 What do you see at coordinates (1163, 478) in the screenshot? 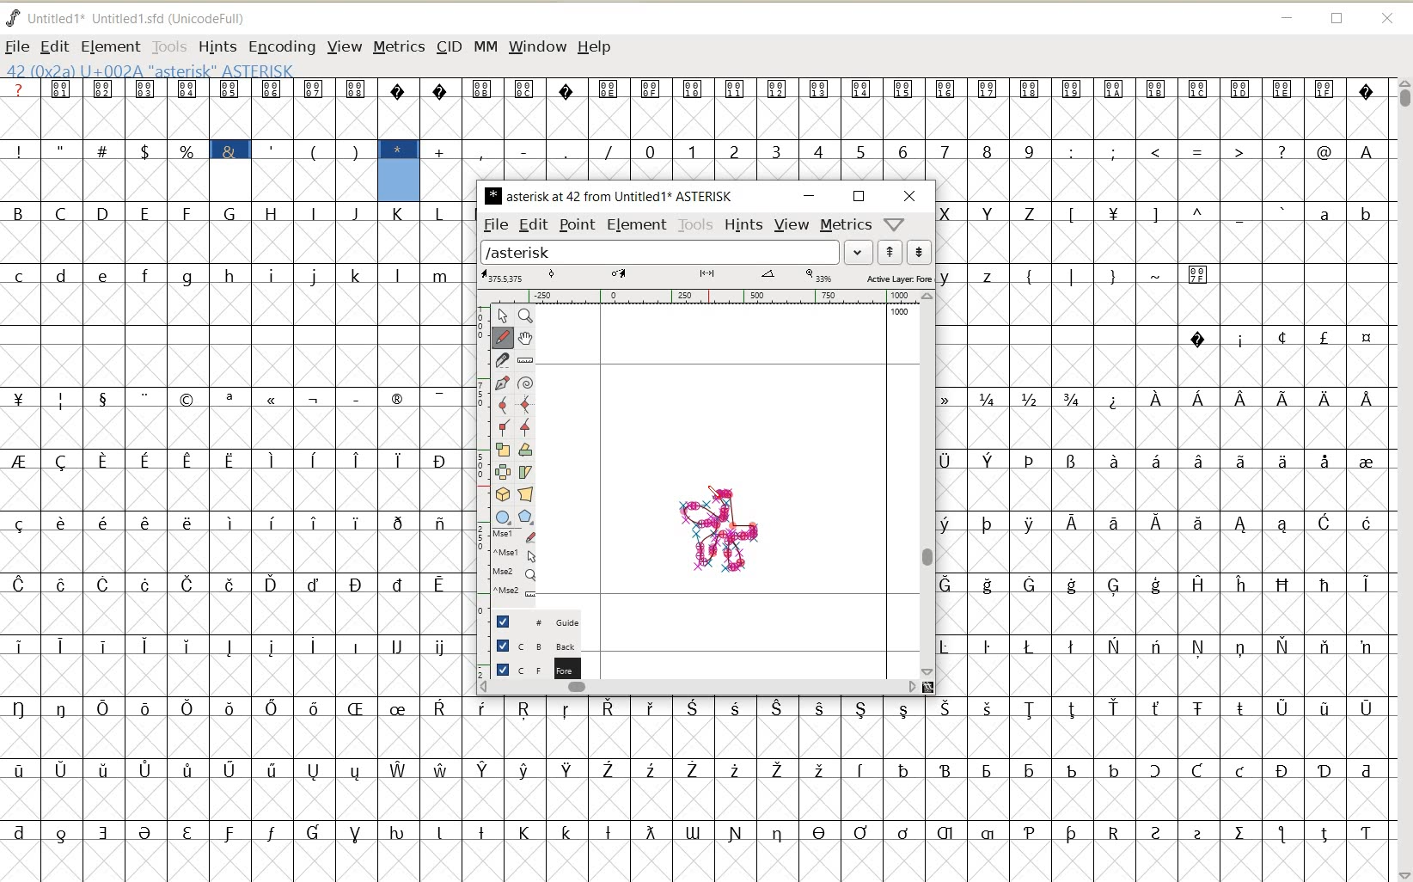
I see `GLYPHY CHARACTERS & NUMBERS` at bounding box center [1163, 478].